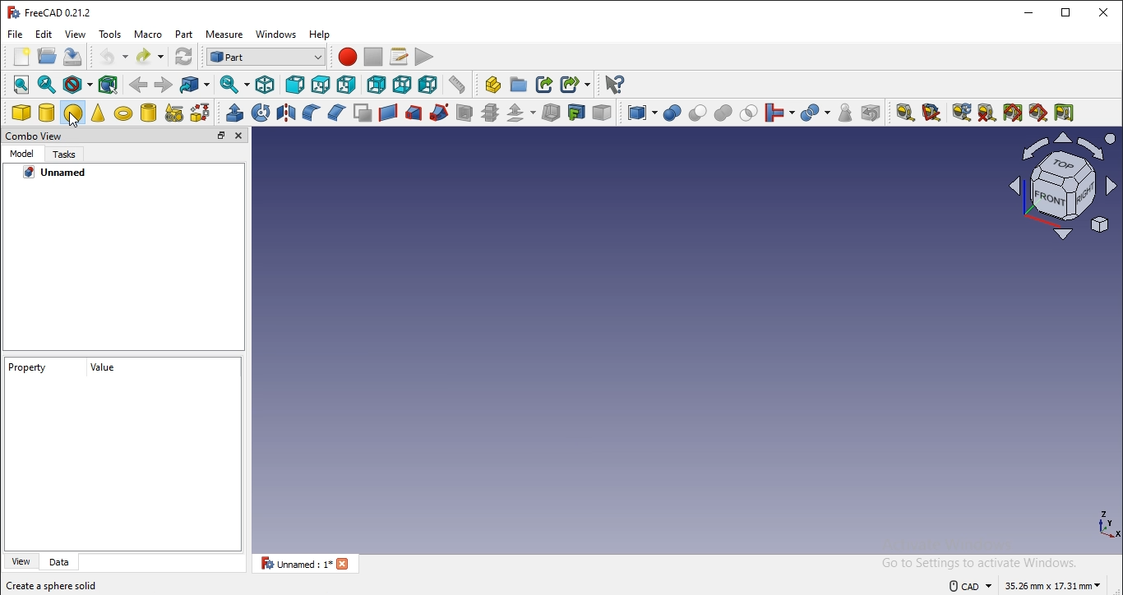  Describe the element at coordinates (401, 85) in the screenshot. I see `bottom` at that location.